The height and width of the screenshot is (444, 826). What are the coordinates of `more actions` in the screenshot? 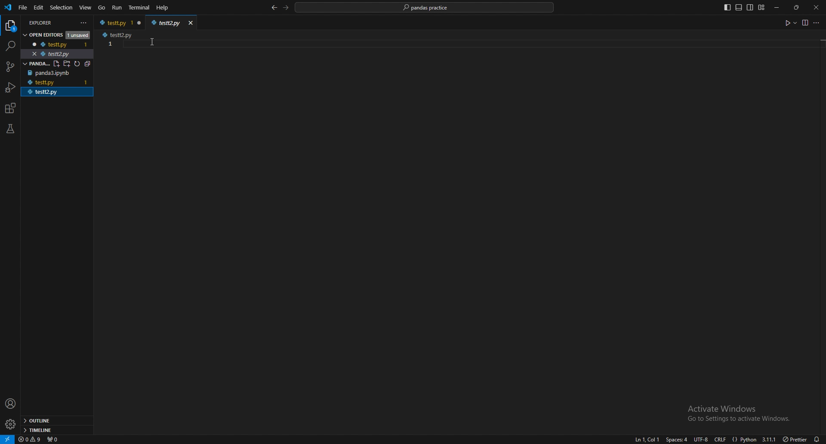 It's located at (84, 23).